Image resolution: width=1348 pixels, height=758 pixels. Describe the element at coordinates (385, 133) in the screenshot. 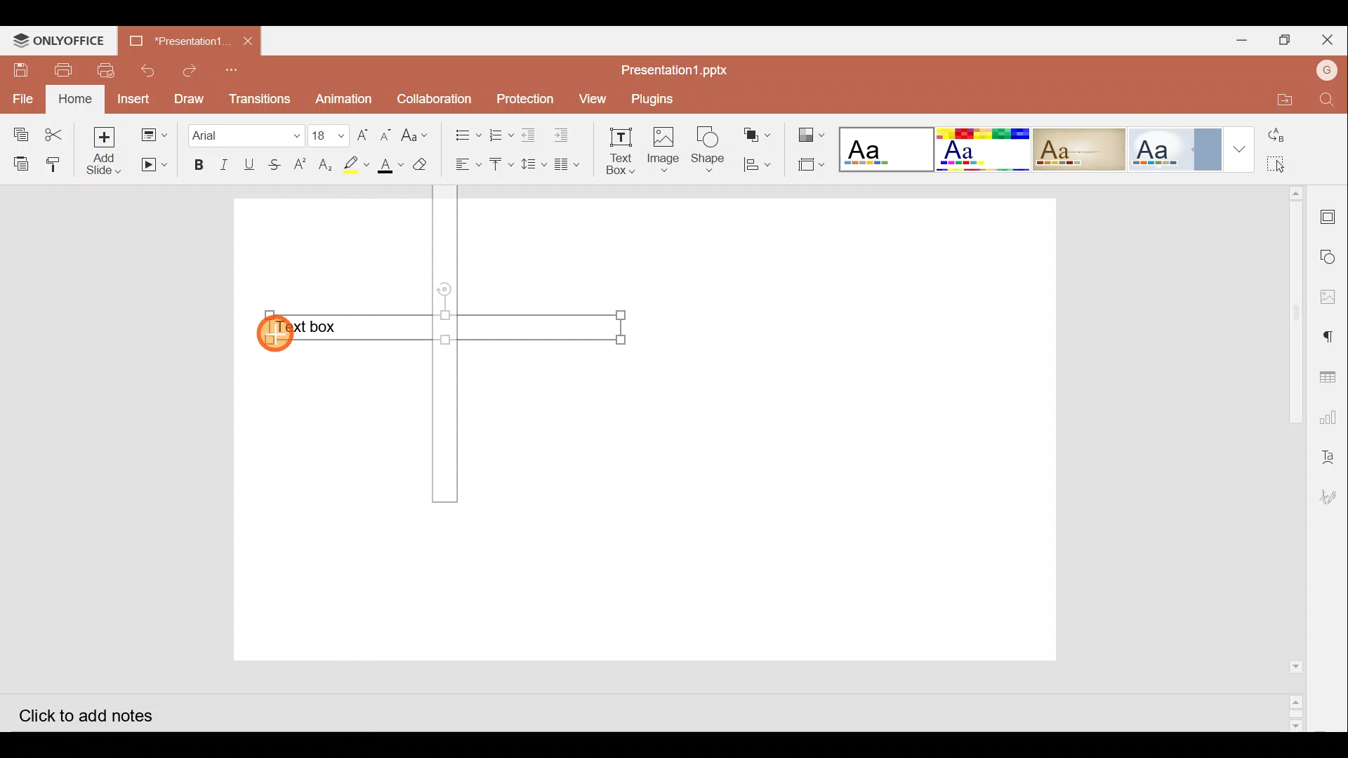

I see `Decrease font size` at that location.